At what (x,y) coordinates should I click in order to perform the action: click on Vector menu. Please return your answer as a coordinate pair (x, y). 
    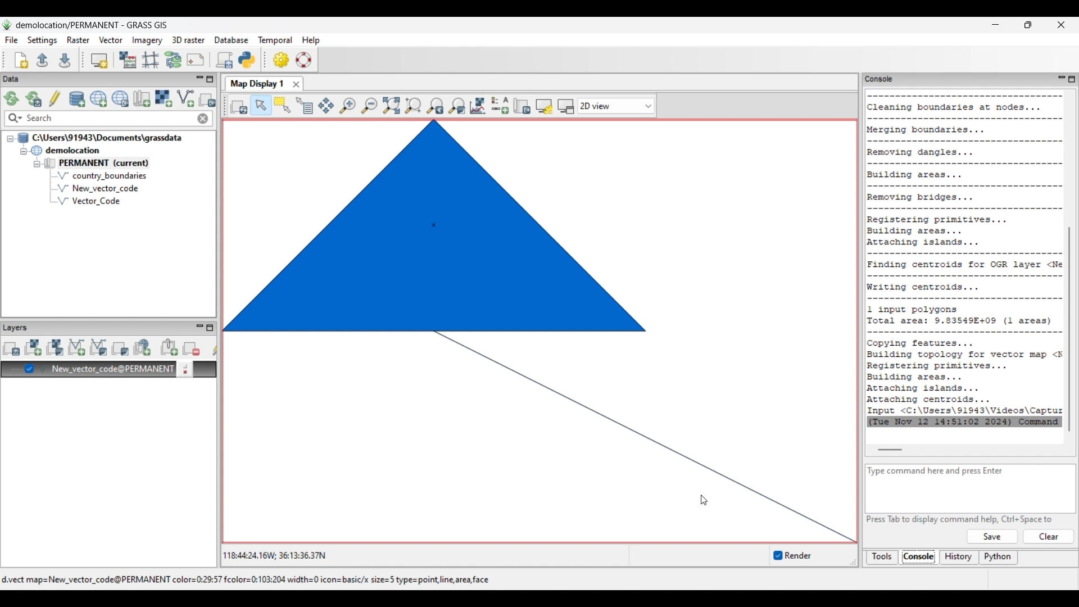
    Looking at the image, I should click on (111, 40).